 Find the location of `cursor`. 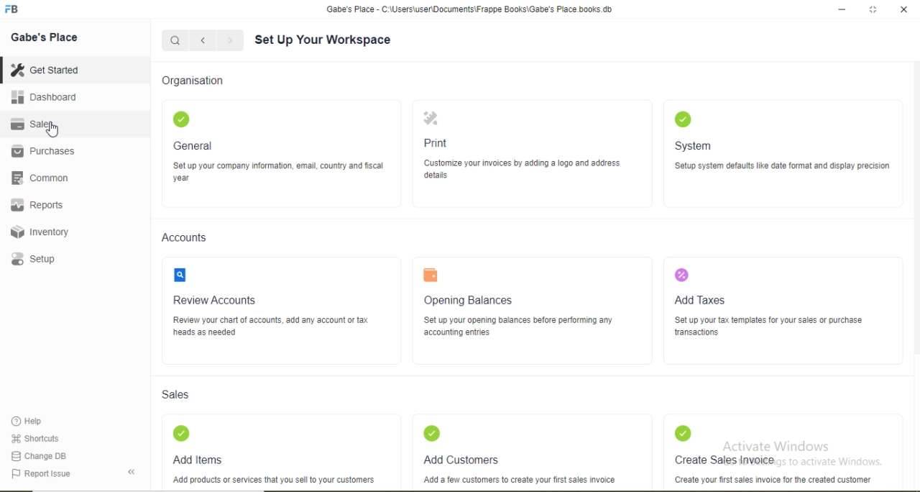

cursor is located at coordinates (52, 132).